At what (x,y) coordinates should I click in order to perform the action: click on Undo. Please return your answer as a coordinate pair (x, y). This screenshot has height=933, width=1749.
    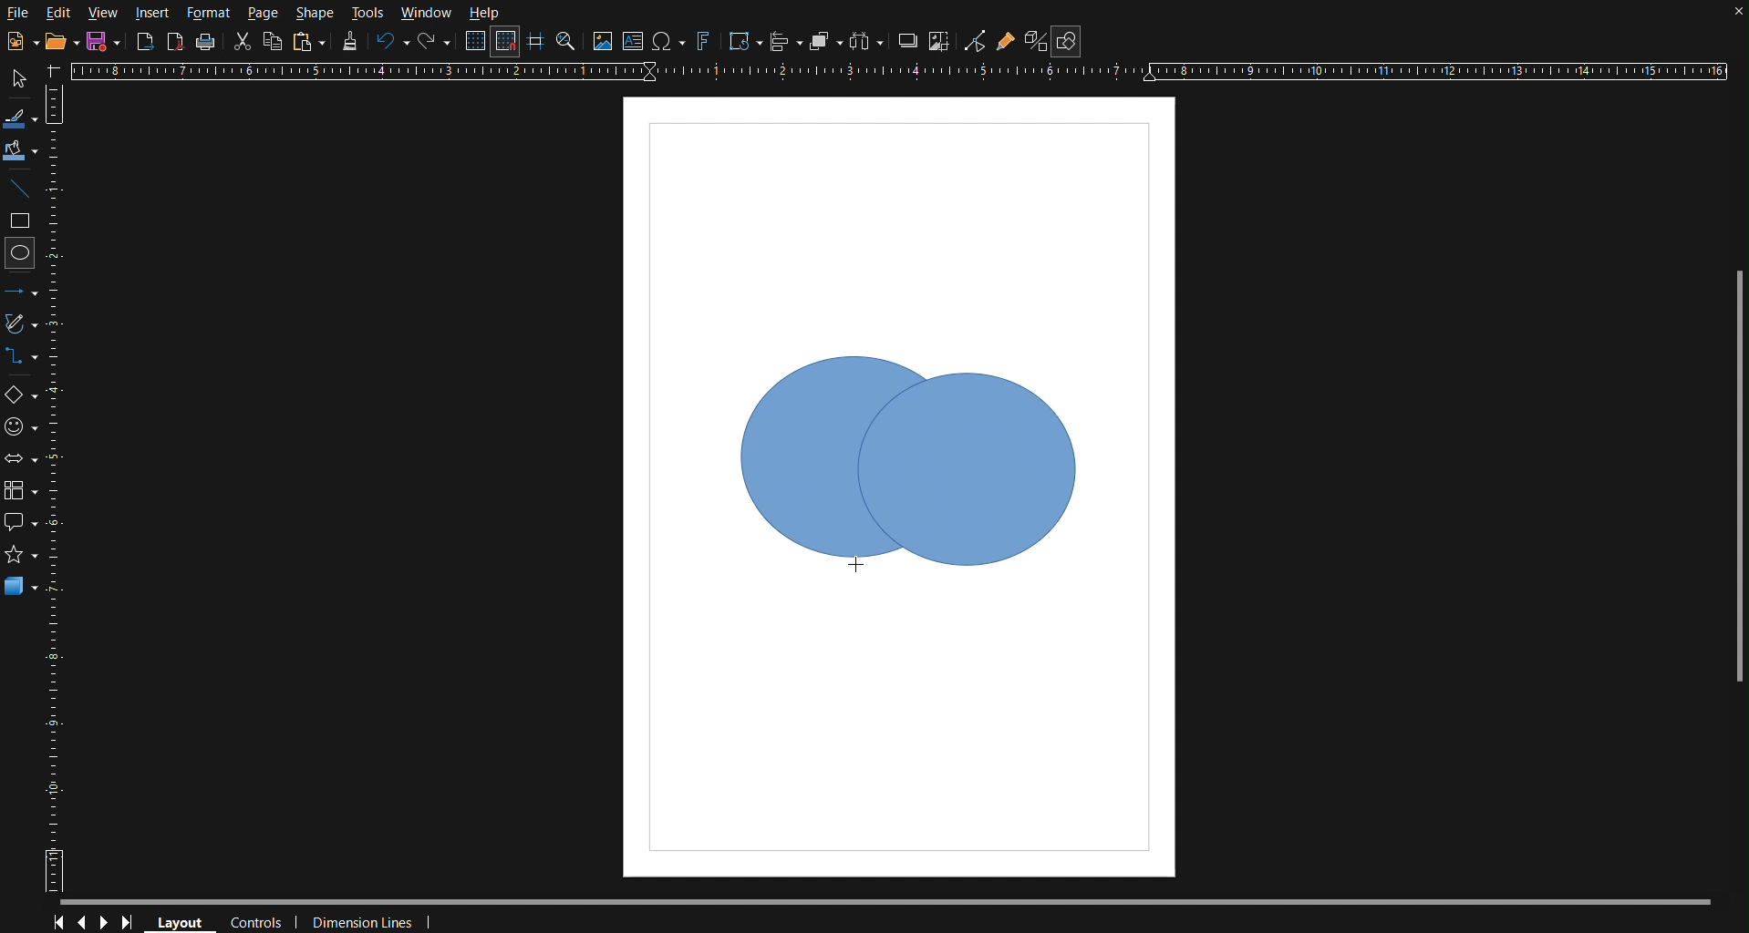
    Looking at the image, I should click on (392, 45).